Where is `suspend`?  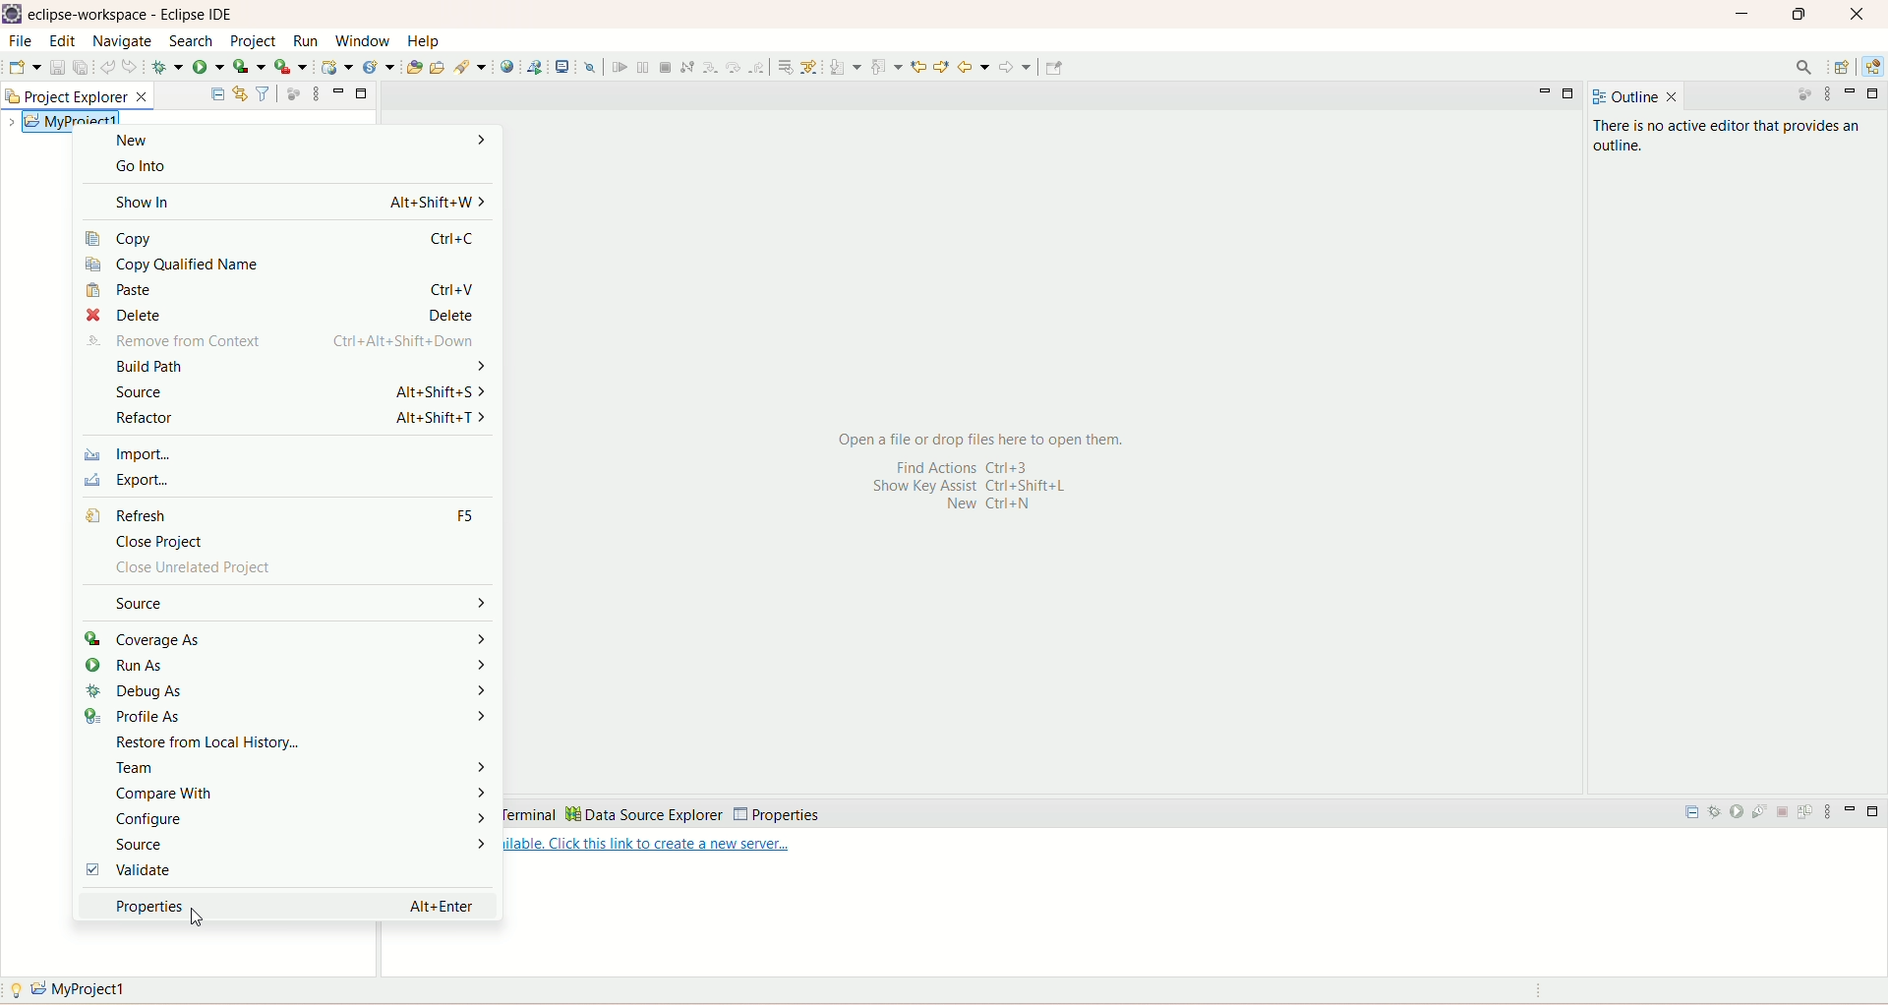 suspend is located at coordinates (641, 67).